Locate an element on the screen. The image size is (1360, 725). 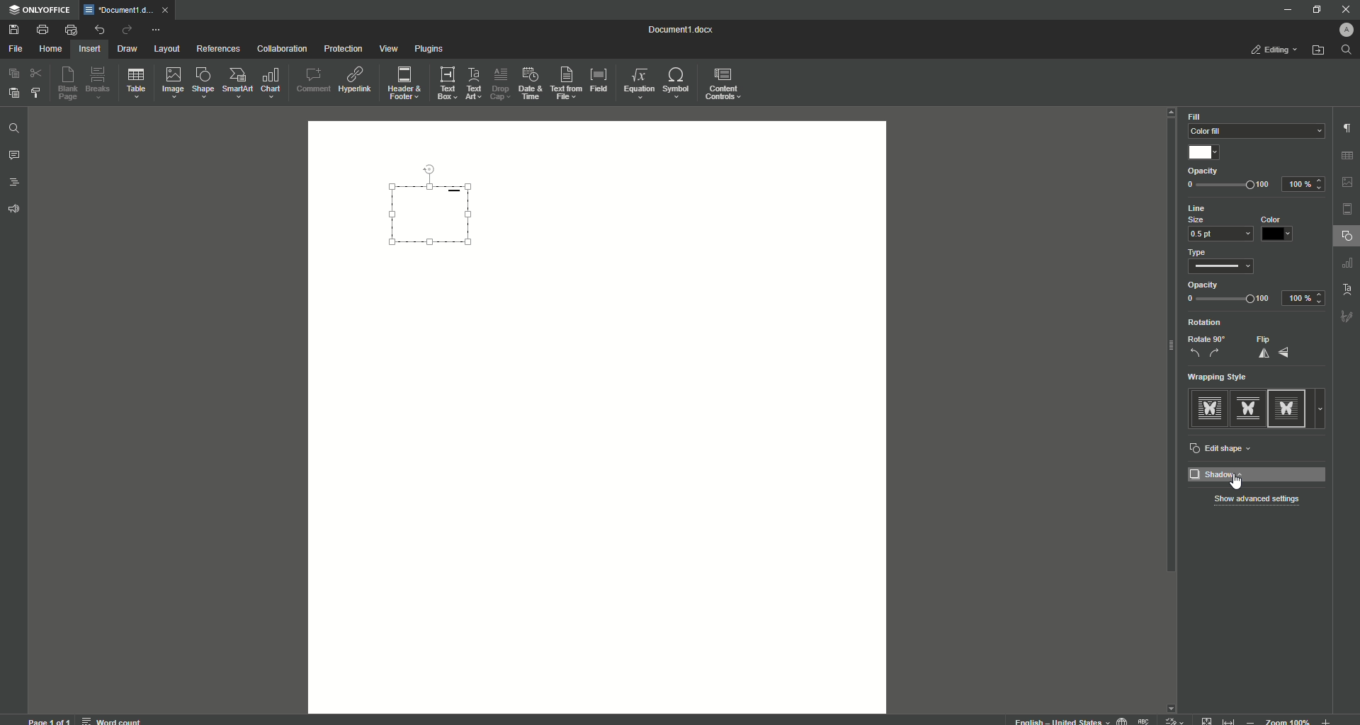
ONLYOFFICE is located at coordinates (40, 11).